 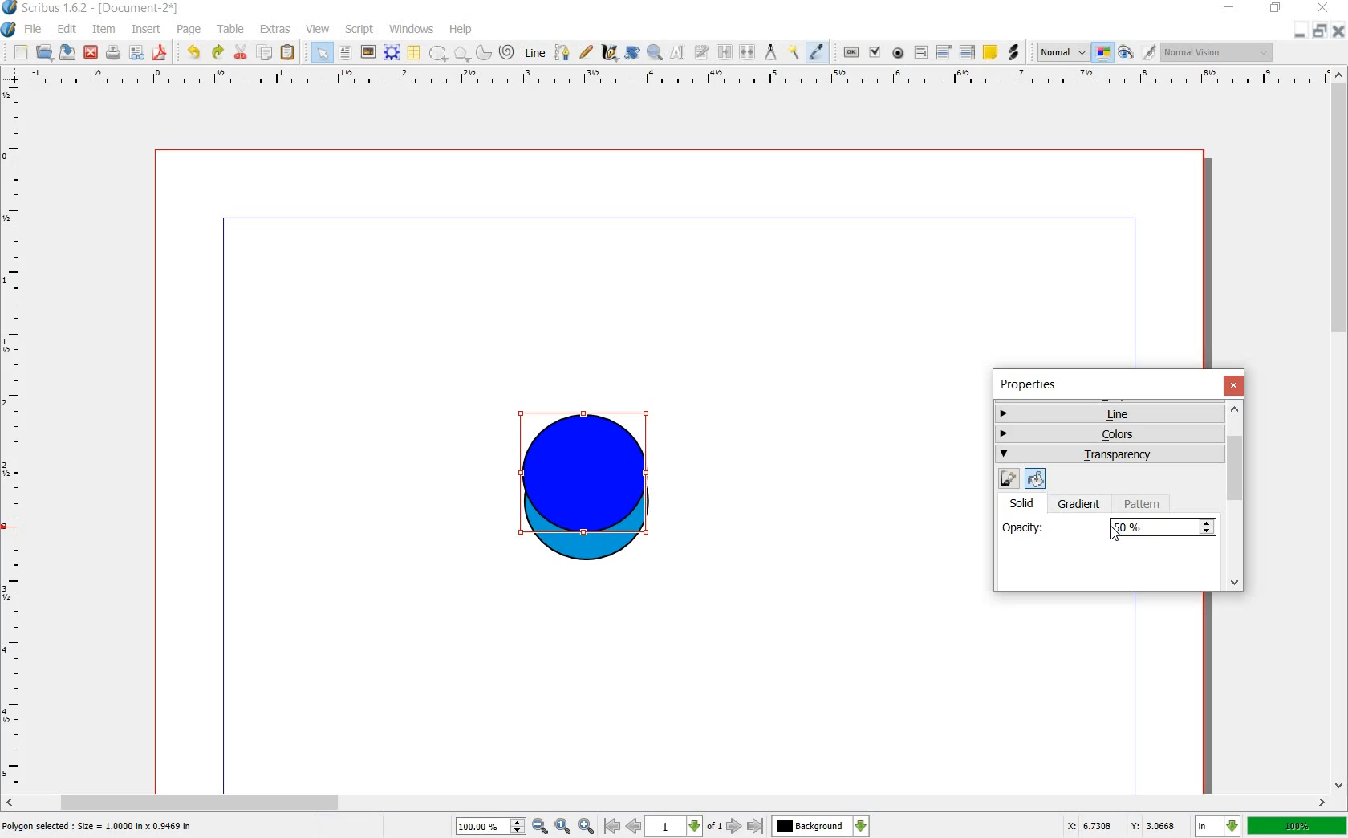 I want to click on pdf text fied, so click(x=921, y=51).